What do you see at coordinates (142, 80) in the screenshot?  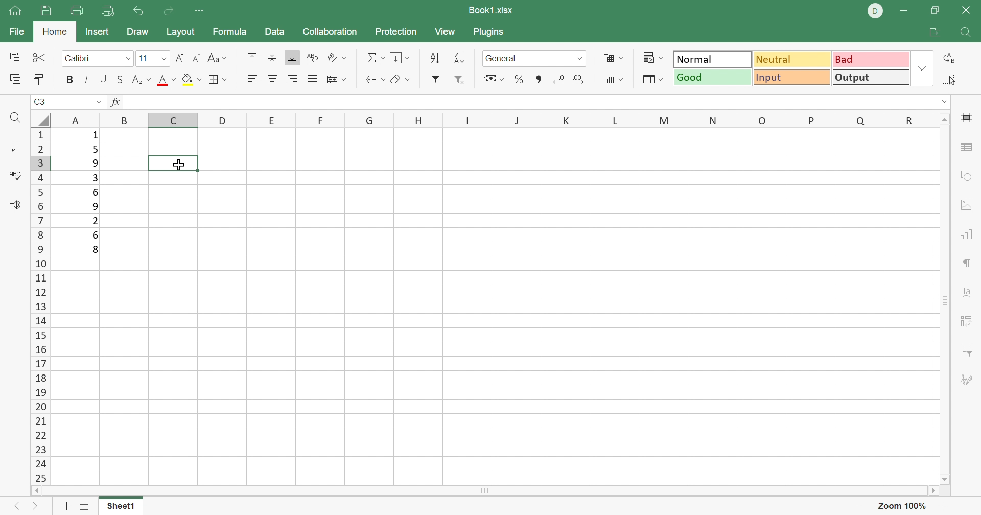 I see `Superscript / subscript` at bounding box center [142, 80].